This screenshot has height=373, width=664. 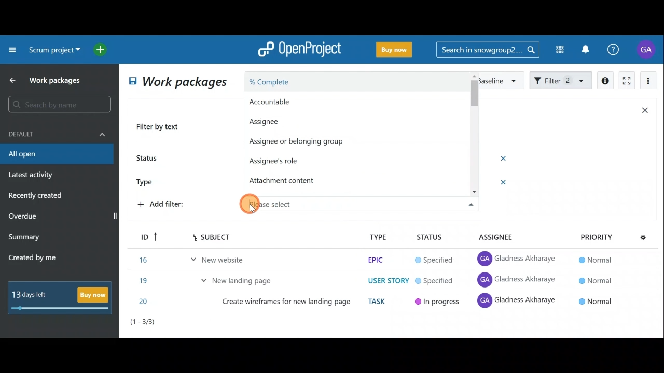 What do you see at coordinates (561, 79) in the screenshot?
I see `Filter` at bounding box center [561, 79].